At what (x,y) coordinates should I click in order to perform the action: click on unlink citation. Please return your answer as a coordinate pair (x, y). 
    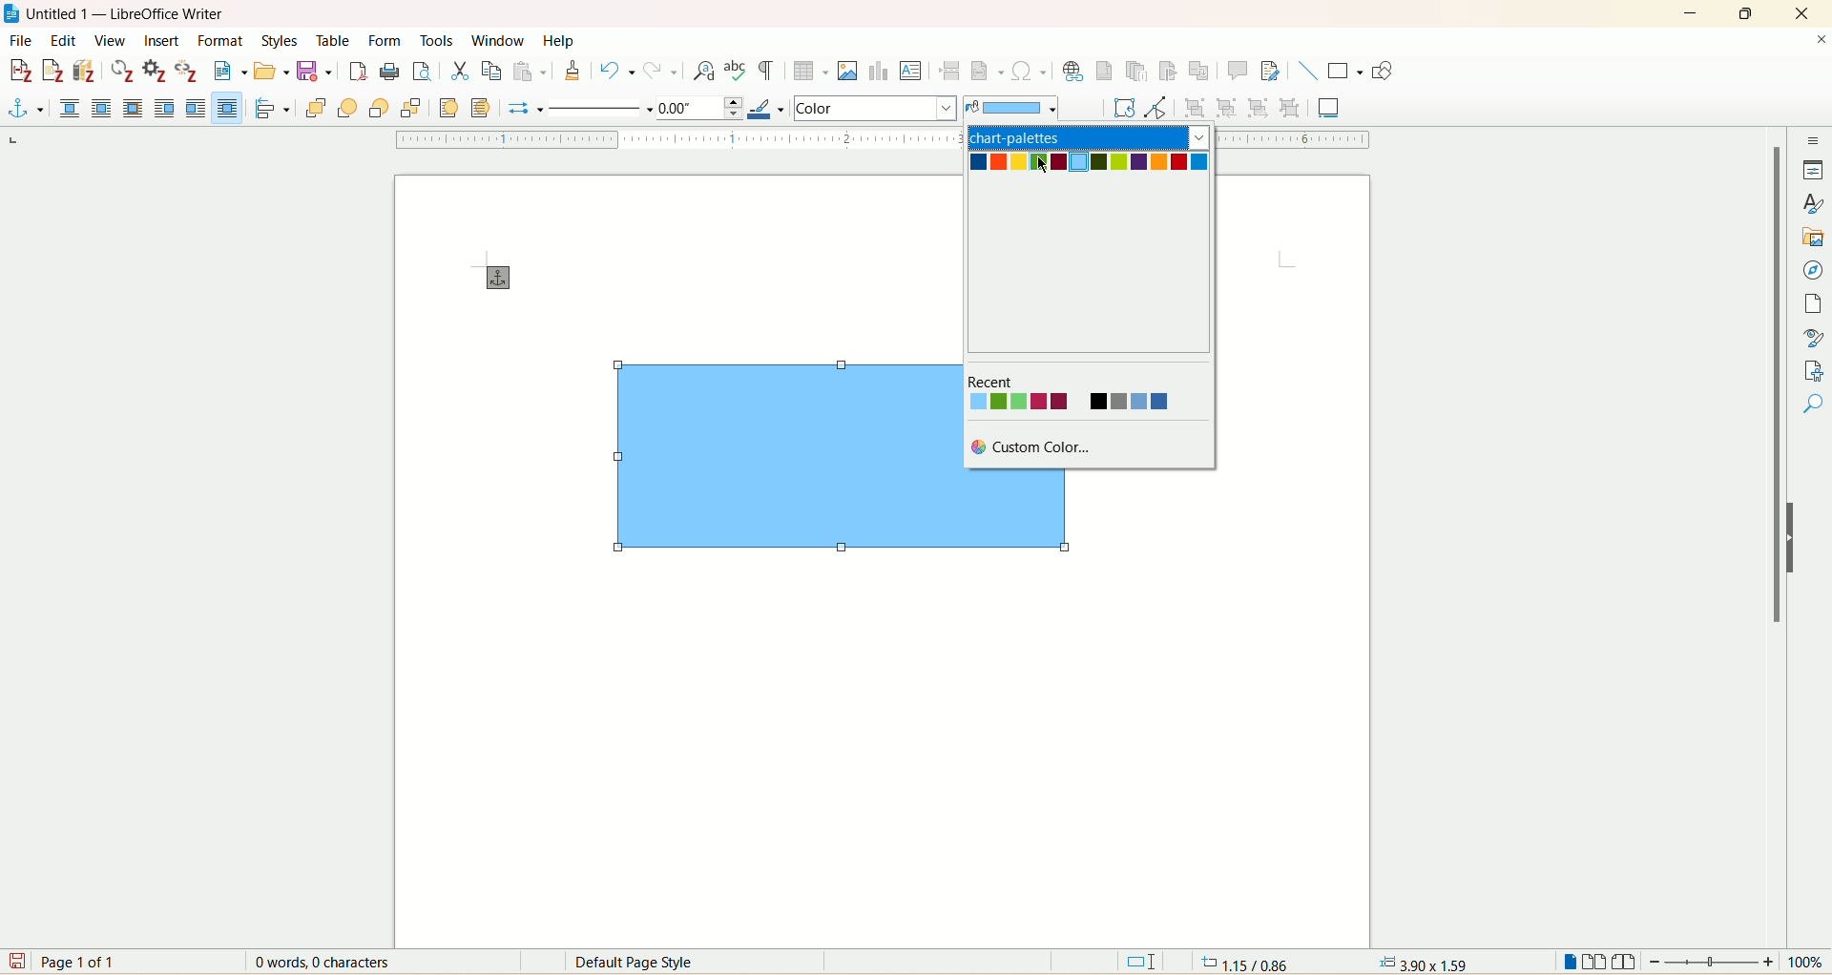
    Looking at the image, I should click on (185, 71).